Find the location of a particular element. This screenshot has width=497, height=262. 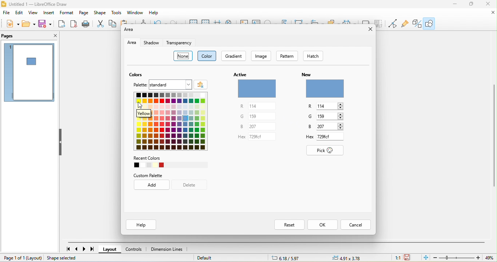

add color palette is located at coordinates (202, 83).